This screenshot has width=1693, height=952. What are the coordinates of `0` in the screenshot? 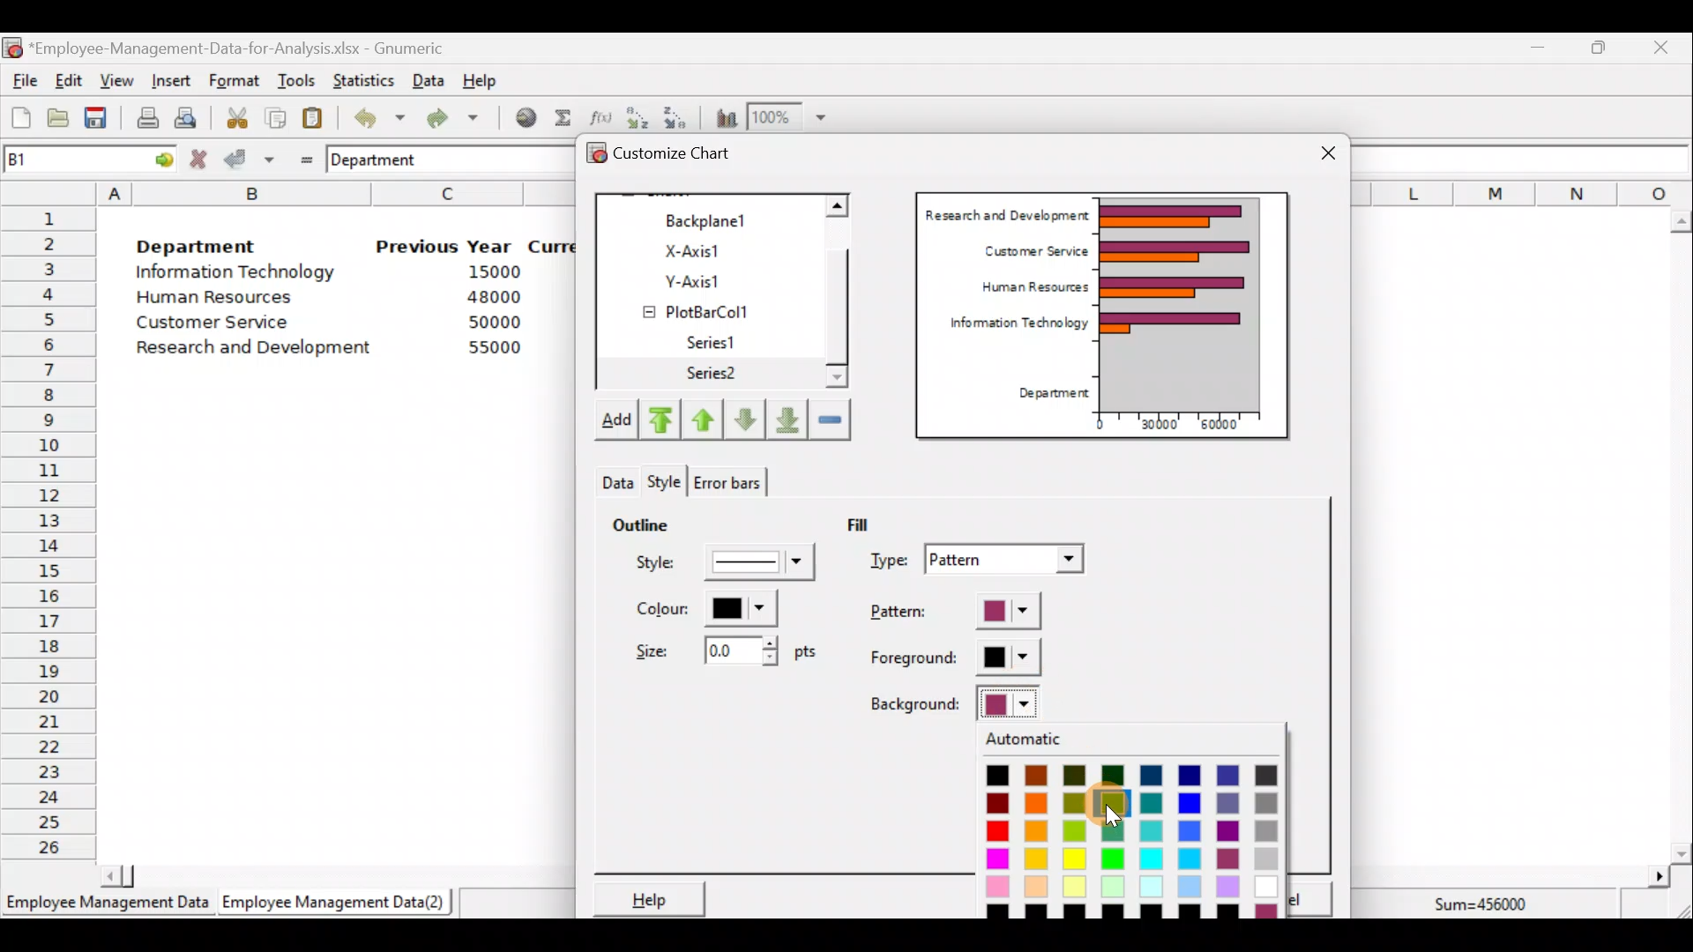 It's located at (1100, 424).